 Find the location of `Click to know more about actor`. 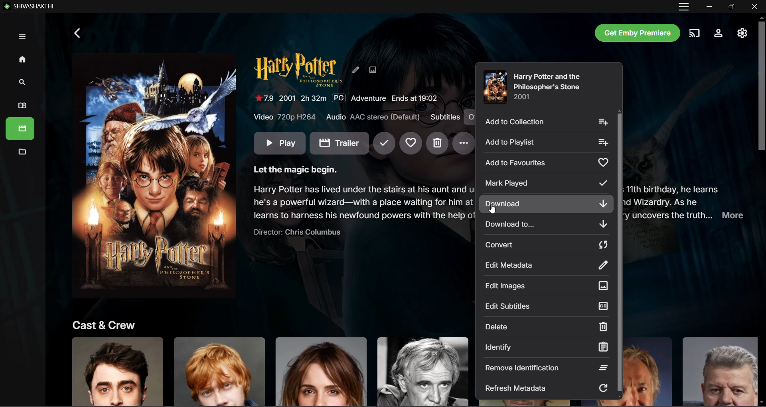

Click to know more about actor is located at coordinates (220, 371).